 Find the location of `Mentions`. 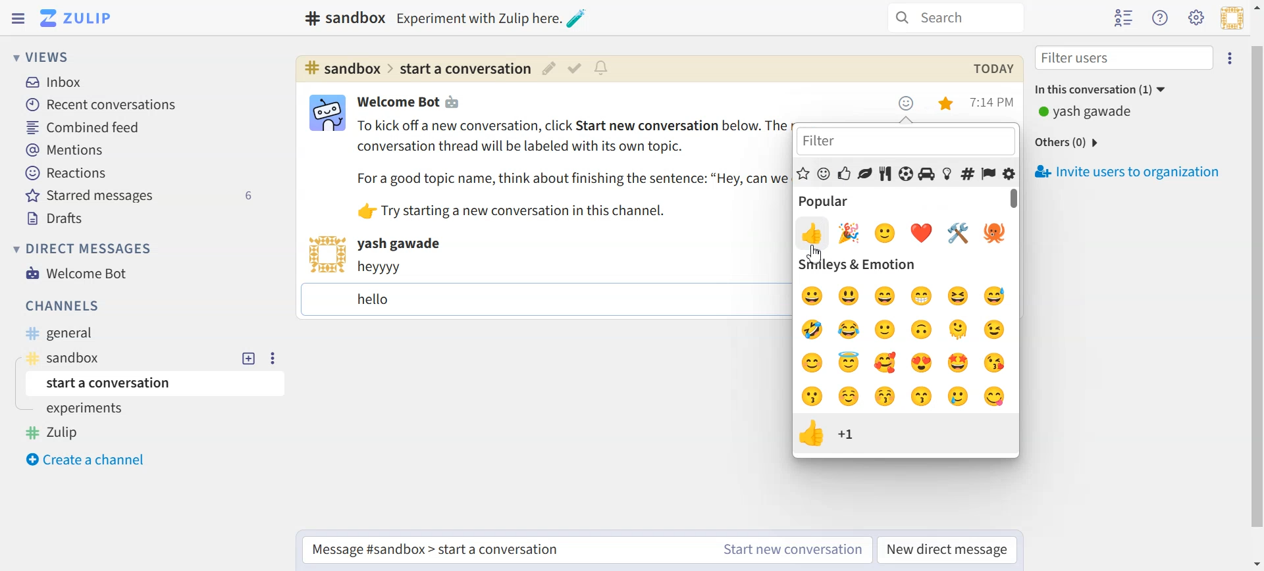

Mentions is located at coordinates (65, 150).